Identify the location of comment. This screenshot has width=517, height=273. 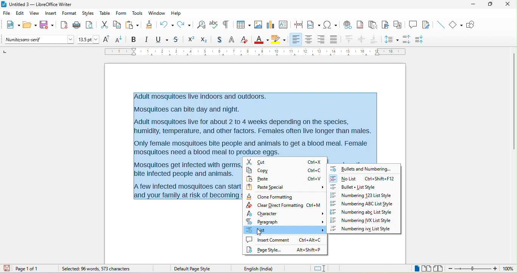
(413, 25).